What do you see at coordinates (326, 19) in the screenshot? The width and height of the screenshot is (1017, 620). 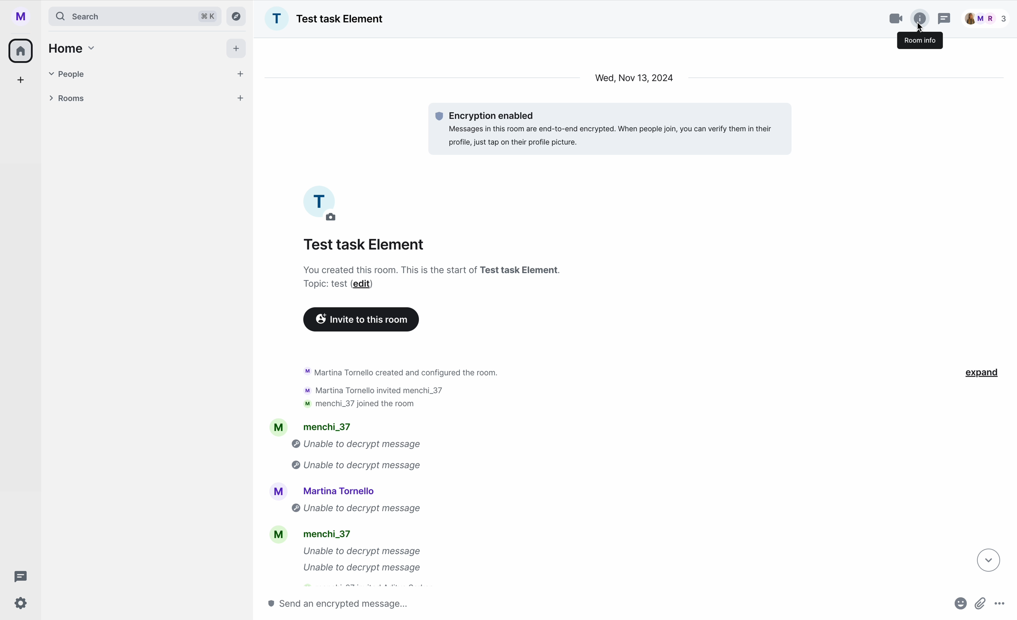 I see `name group` at bounding box center [326, 19].